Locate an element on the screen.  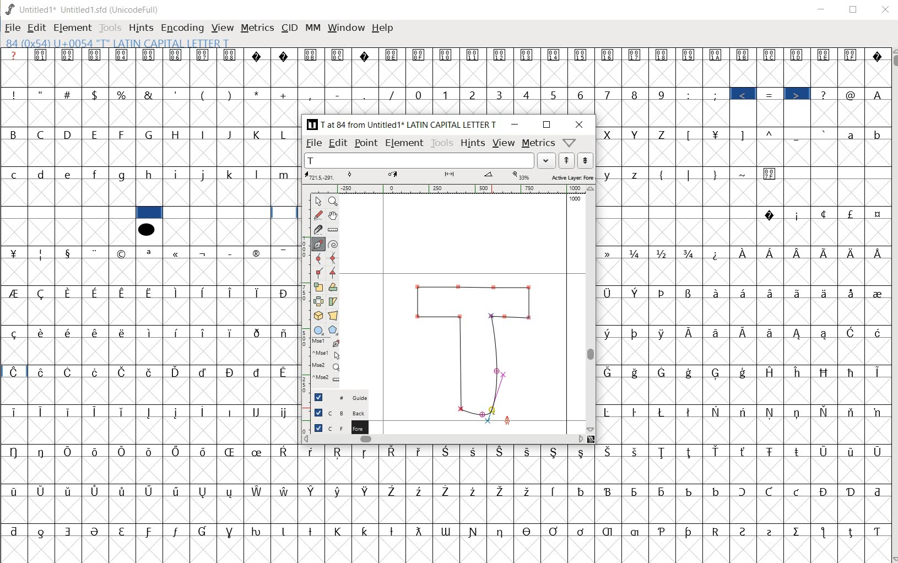
minimize is located at coordinates (515, 124).